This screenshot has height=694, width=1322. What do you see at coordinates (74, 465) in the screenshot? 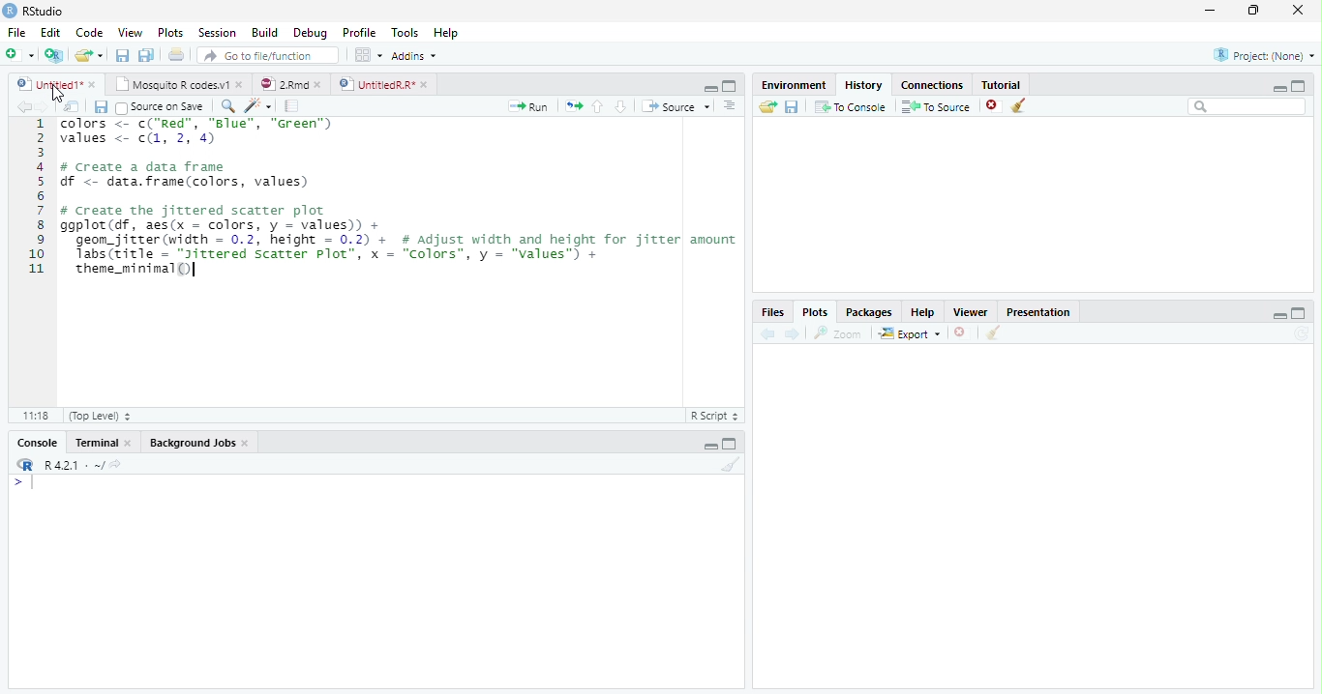
I see `R 4.2.1 . ~/` at bounding box center [74, 465].